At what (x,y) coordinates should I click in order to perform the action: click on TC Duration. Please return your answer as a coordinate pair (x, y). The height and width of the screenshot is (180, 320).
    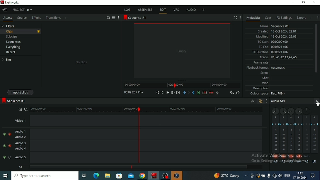
    Looking at the image, I should click on (270, 52).